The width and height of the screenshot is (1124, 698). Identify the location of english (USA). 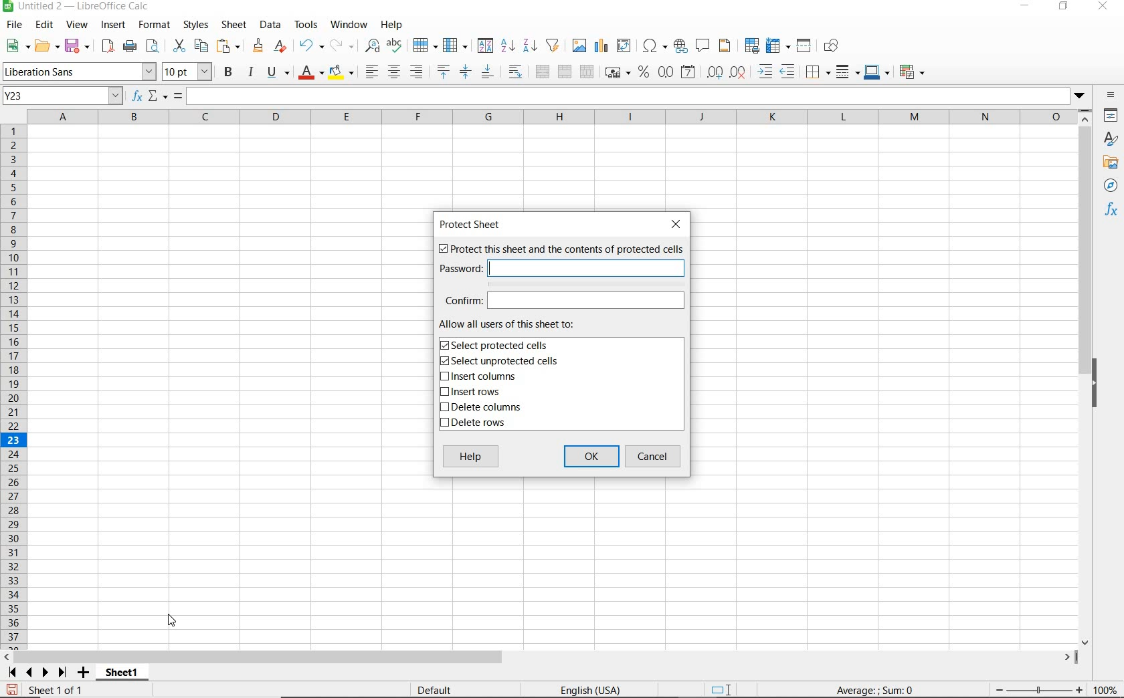
(598, 689).